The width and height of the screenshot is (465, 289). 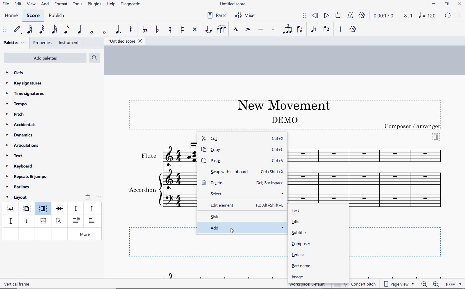 What do you see at coordinates (230, 150) in the screenshot?
I see `copy` at bounding box center [230, 150].